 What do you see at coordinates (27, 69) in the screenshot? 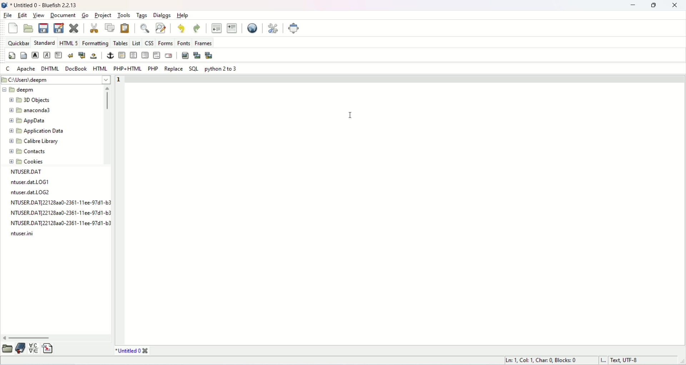
I see `APACHE` at bounding box center [27, 69].